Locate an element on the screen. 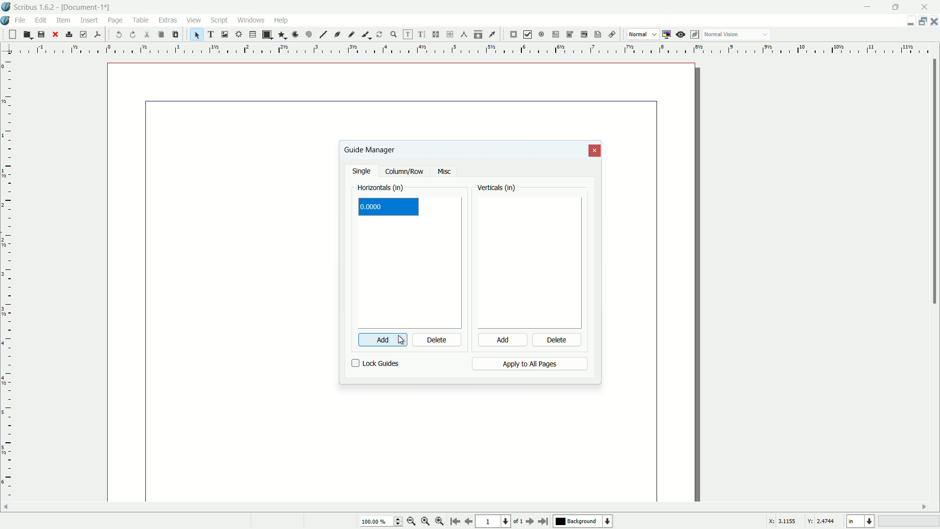 This screenshot has height=529, width=940. delete is located at coordinates (437, 340).